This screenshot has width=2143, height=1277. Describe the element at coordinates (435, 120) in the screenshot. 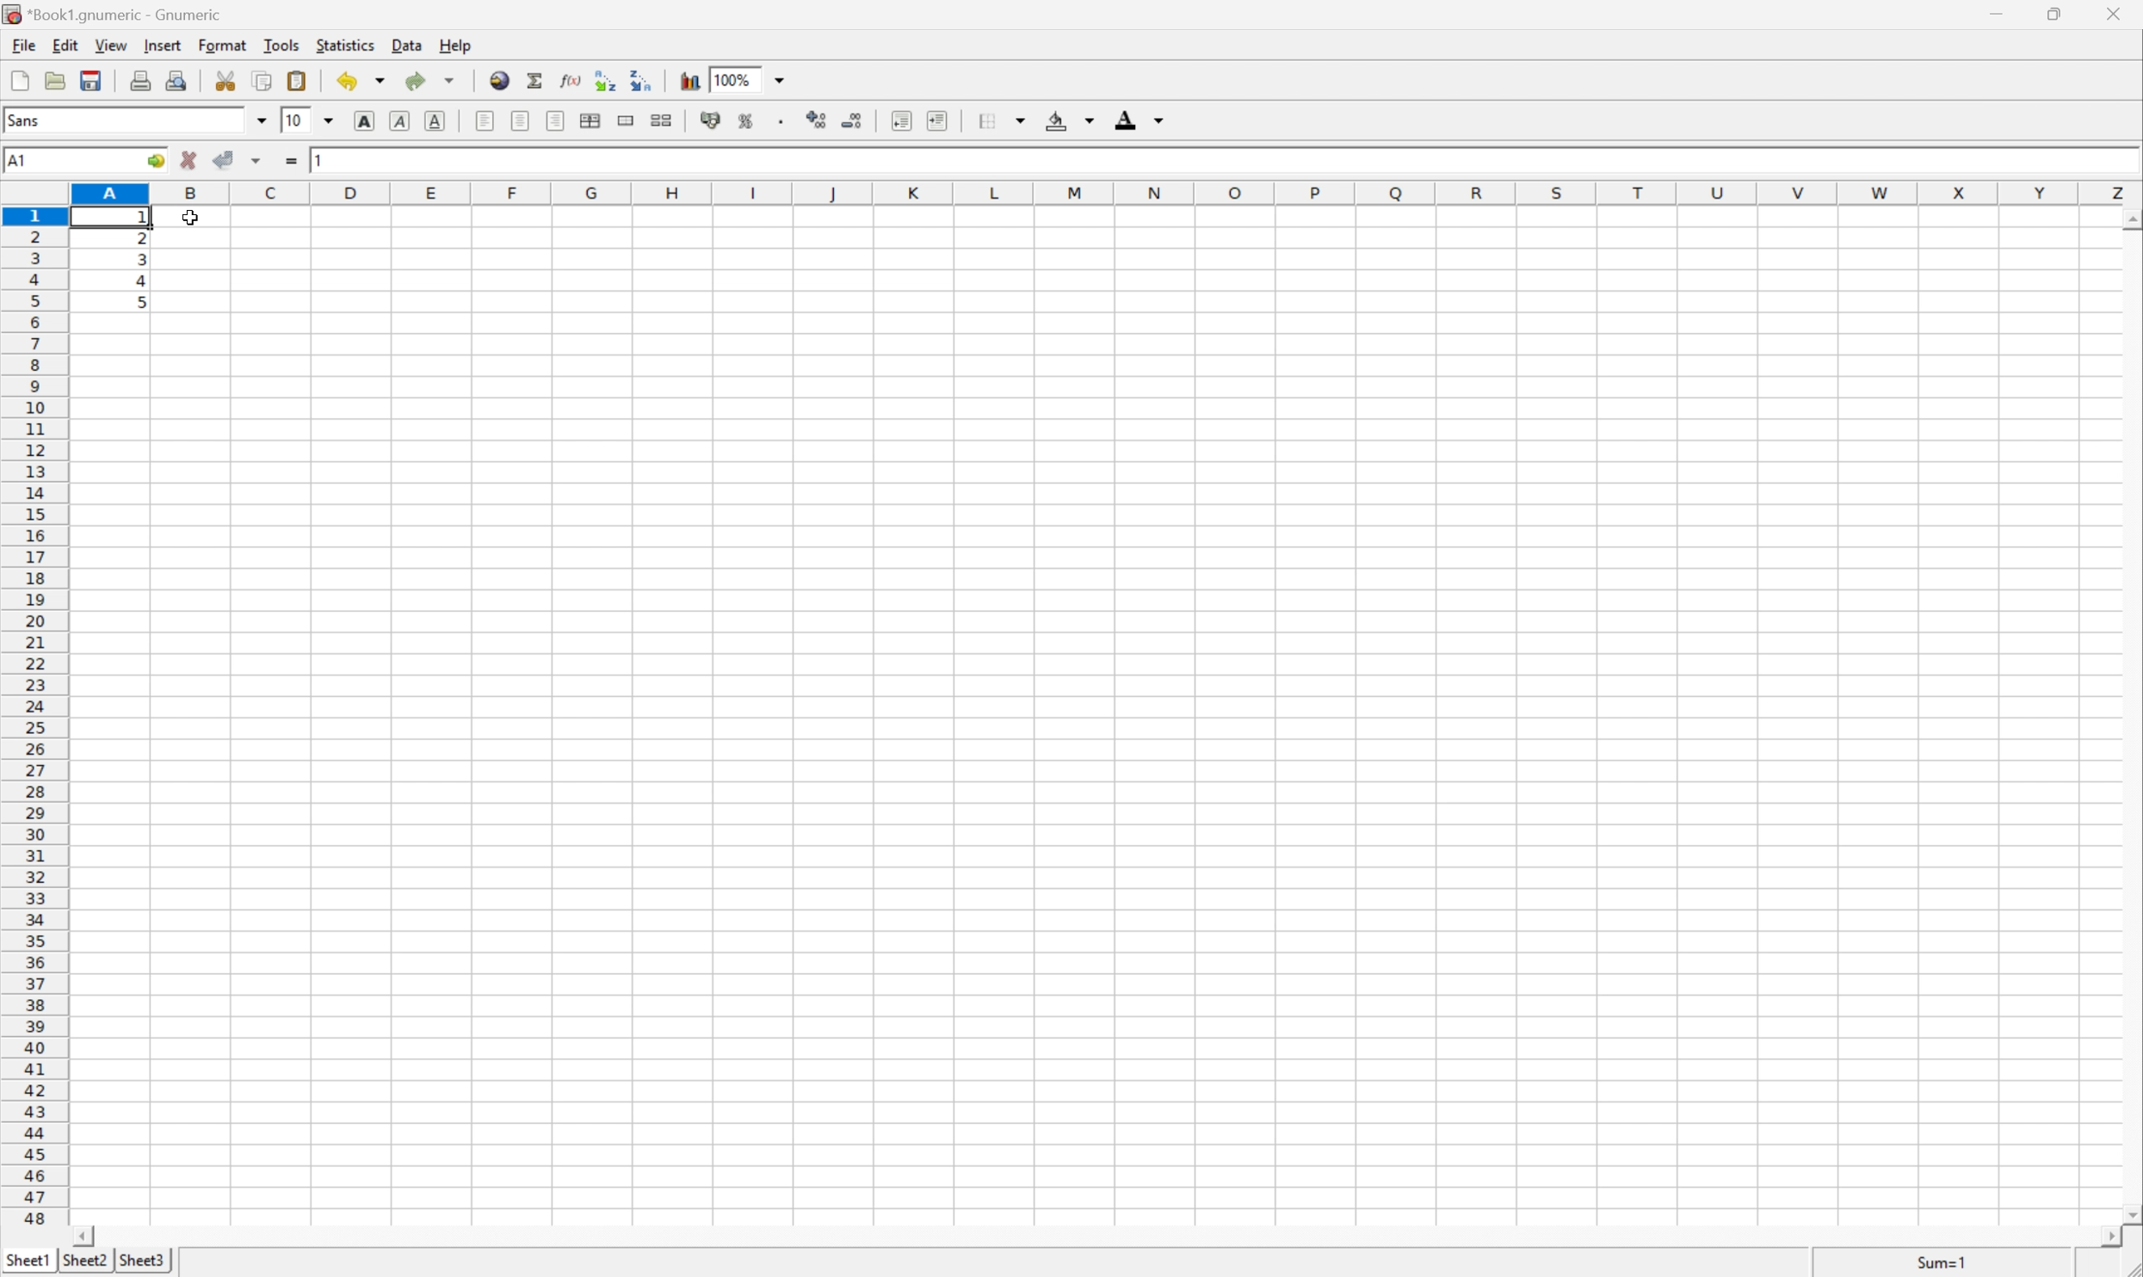

I see `Underline` at that location.